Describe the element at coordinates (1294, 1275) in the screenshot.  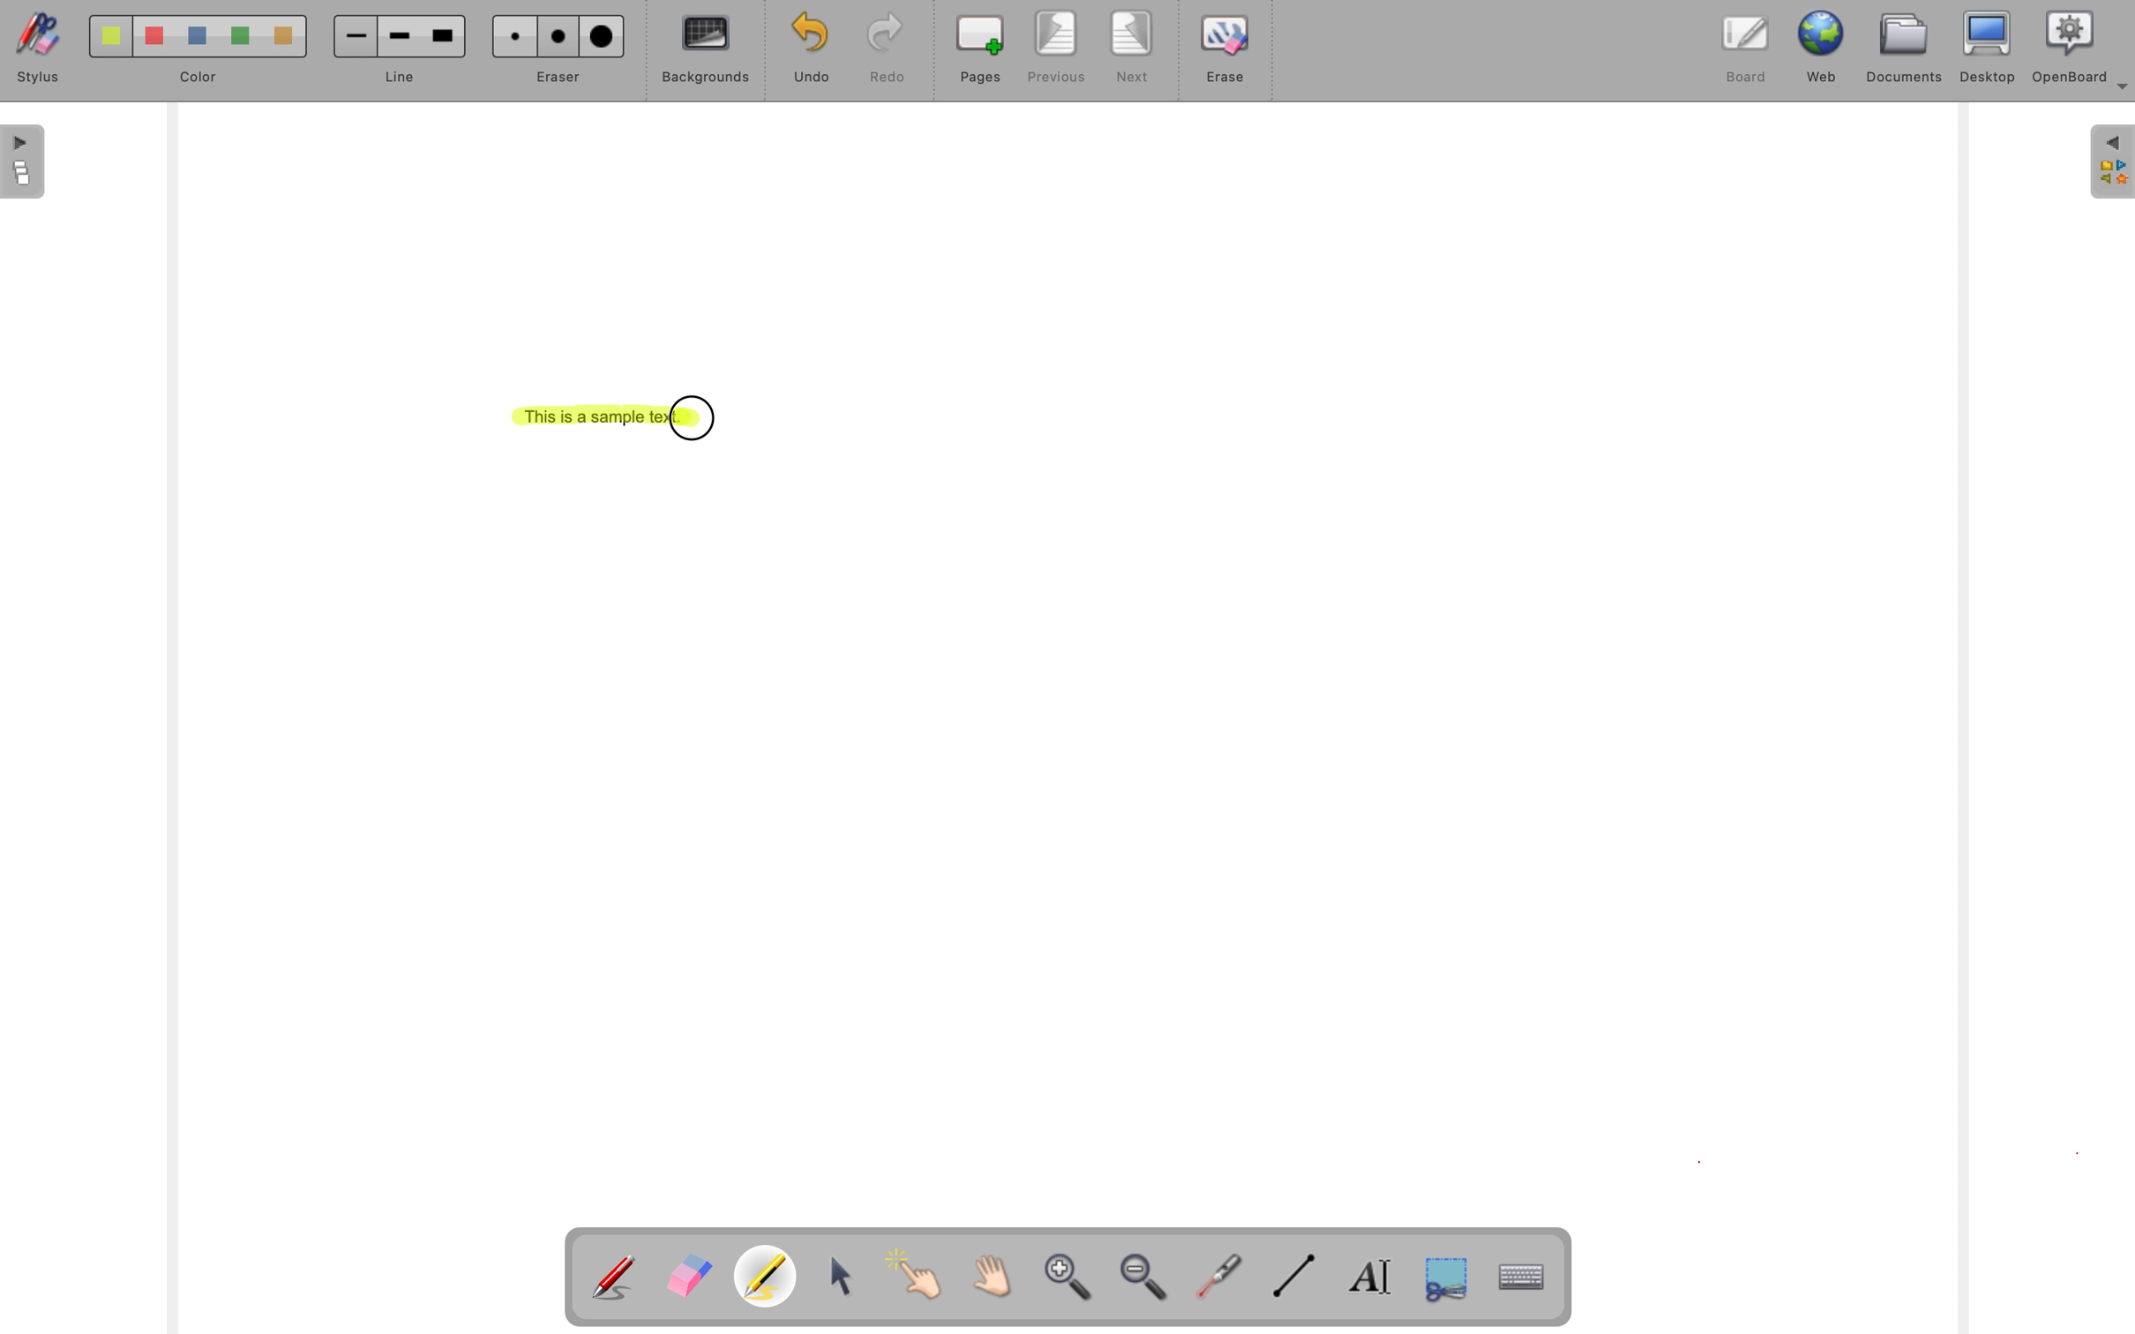
I see `draw lines` at that location.